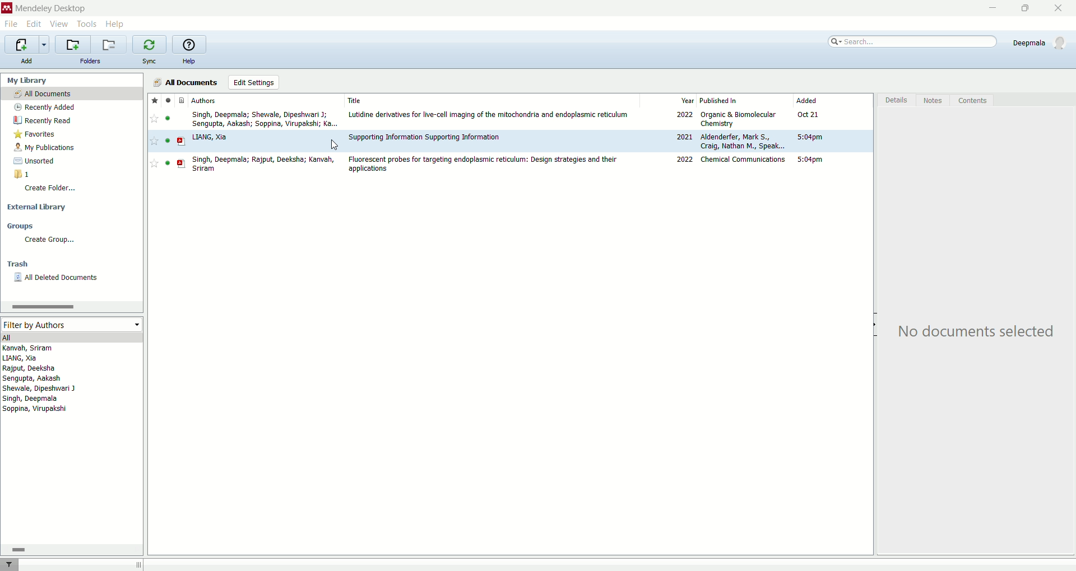  I want to click on groups, so click(22, 226).